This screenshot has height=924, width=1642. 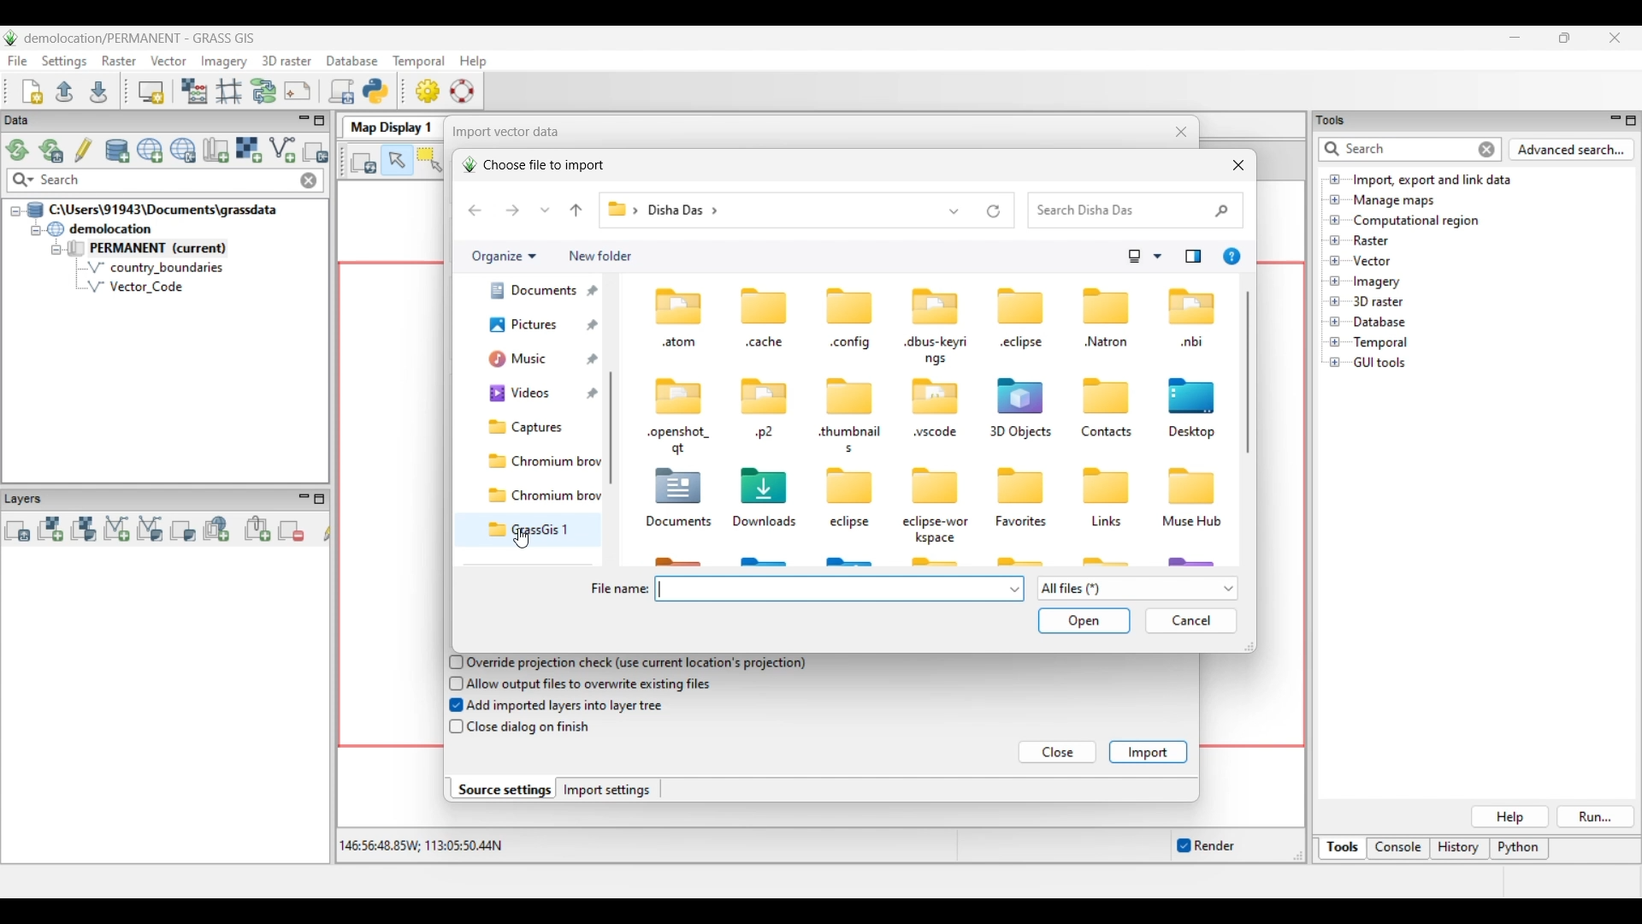 What do you see at coordinates (320, 121) in the screenshot?
I see `Maximize Data panel` at bounding box center [320, 121].